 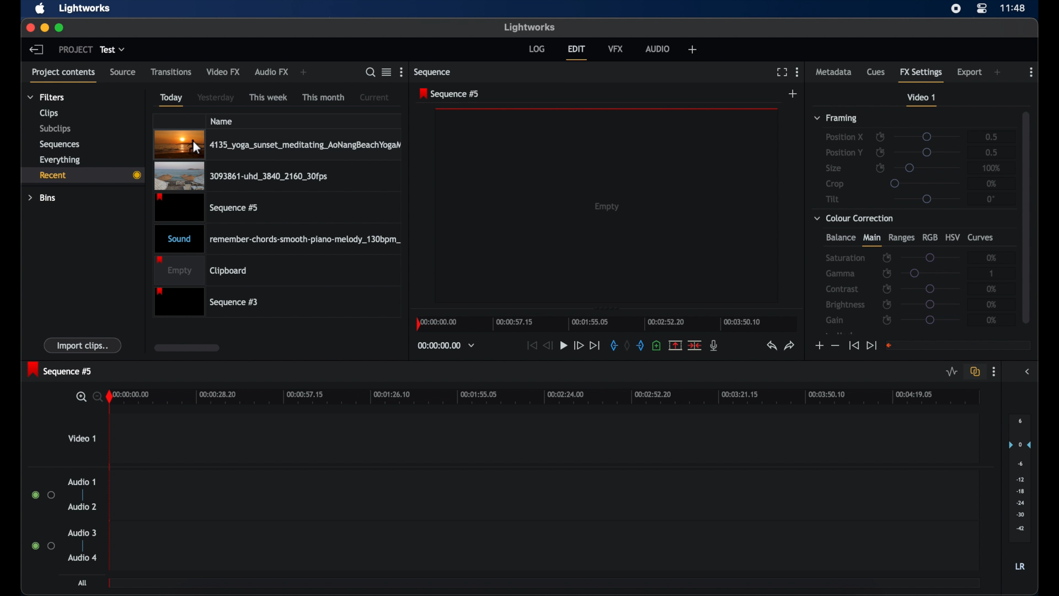 I want to click on source, so click(x=123, y=72).